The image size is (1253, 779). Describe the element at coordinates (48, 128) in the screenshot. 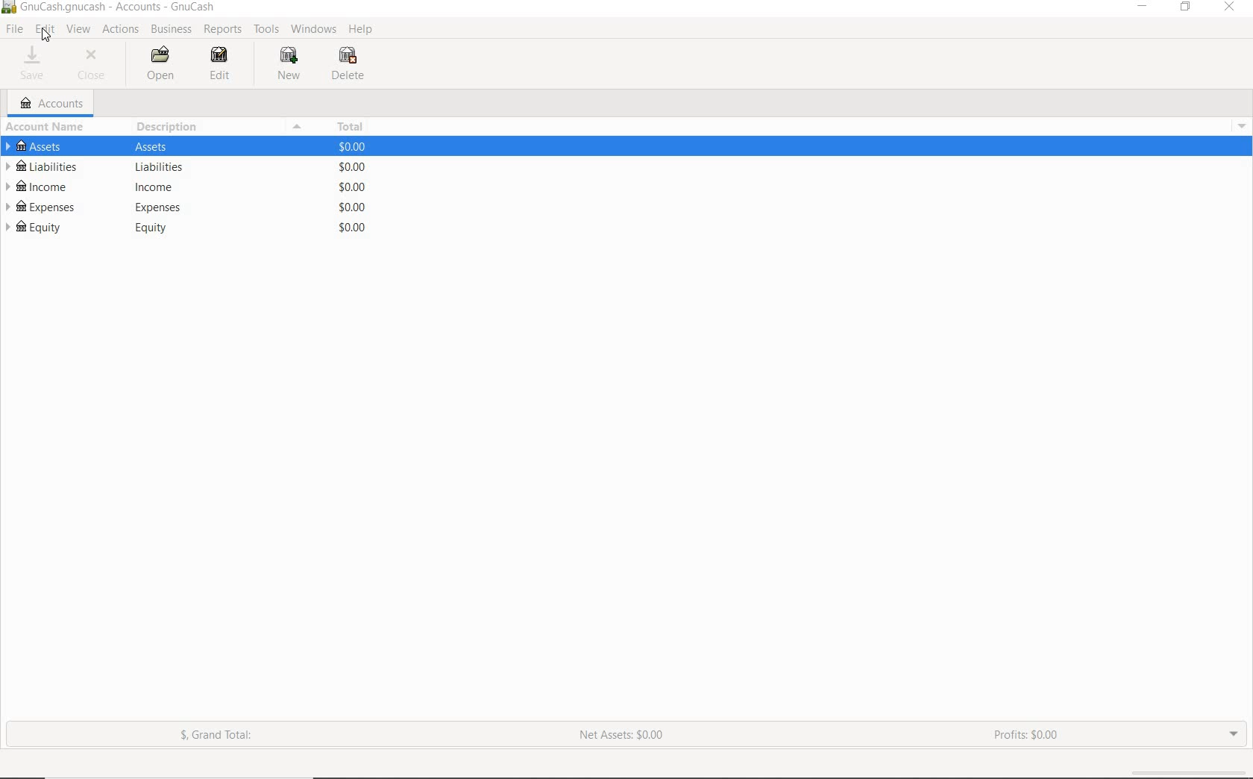

I see `ACCOUNT NAME` at that location.